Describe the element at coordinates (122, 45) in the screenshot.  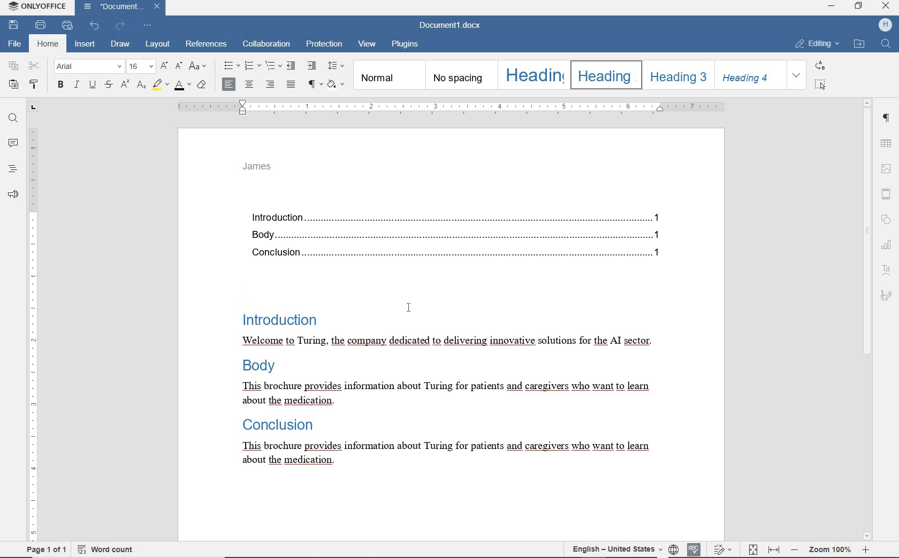
I see `draw` at that location.